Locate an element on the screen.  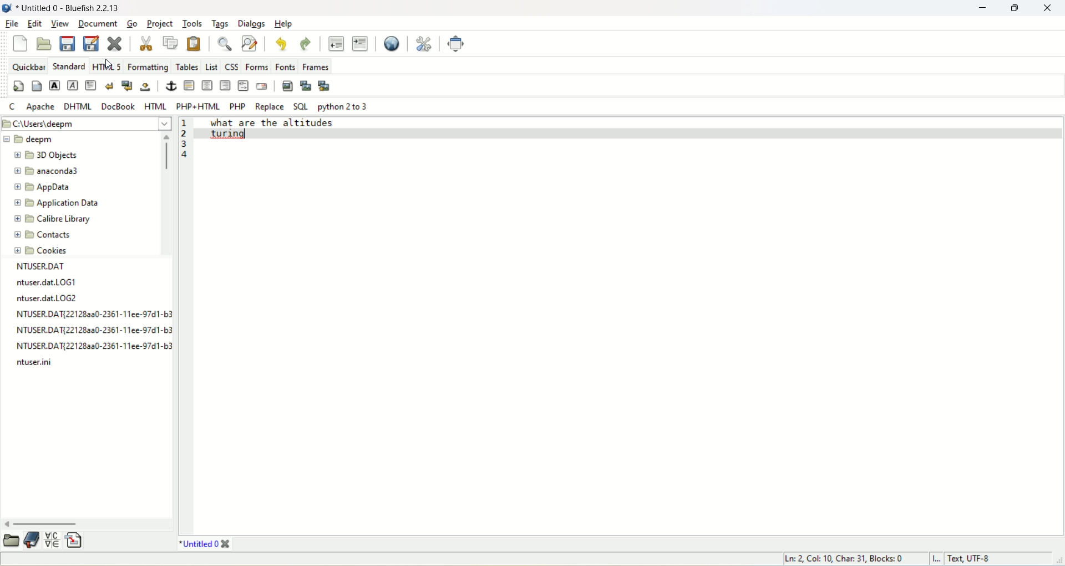
Apache is located at coordinates (42, 106).